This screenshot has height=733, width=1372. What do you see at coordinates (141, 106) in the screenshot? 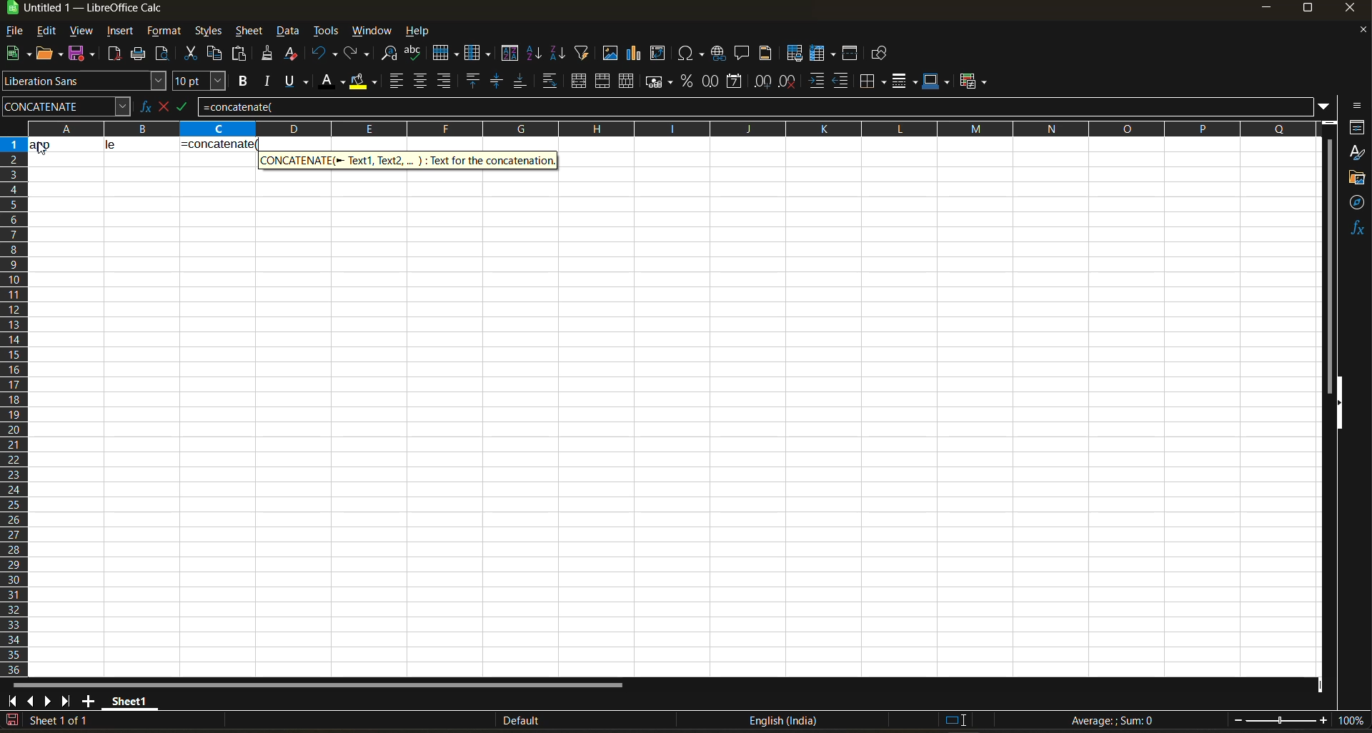
I see `function wizard` at bounding box center [141, 106].